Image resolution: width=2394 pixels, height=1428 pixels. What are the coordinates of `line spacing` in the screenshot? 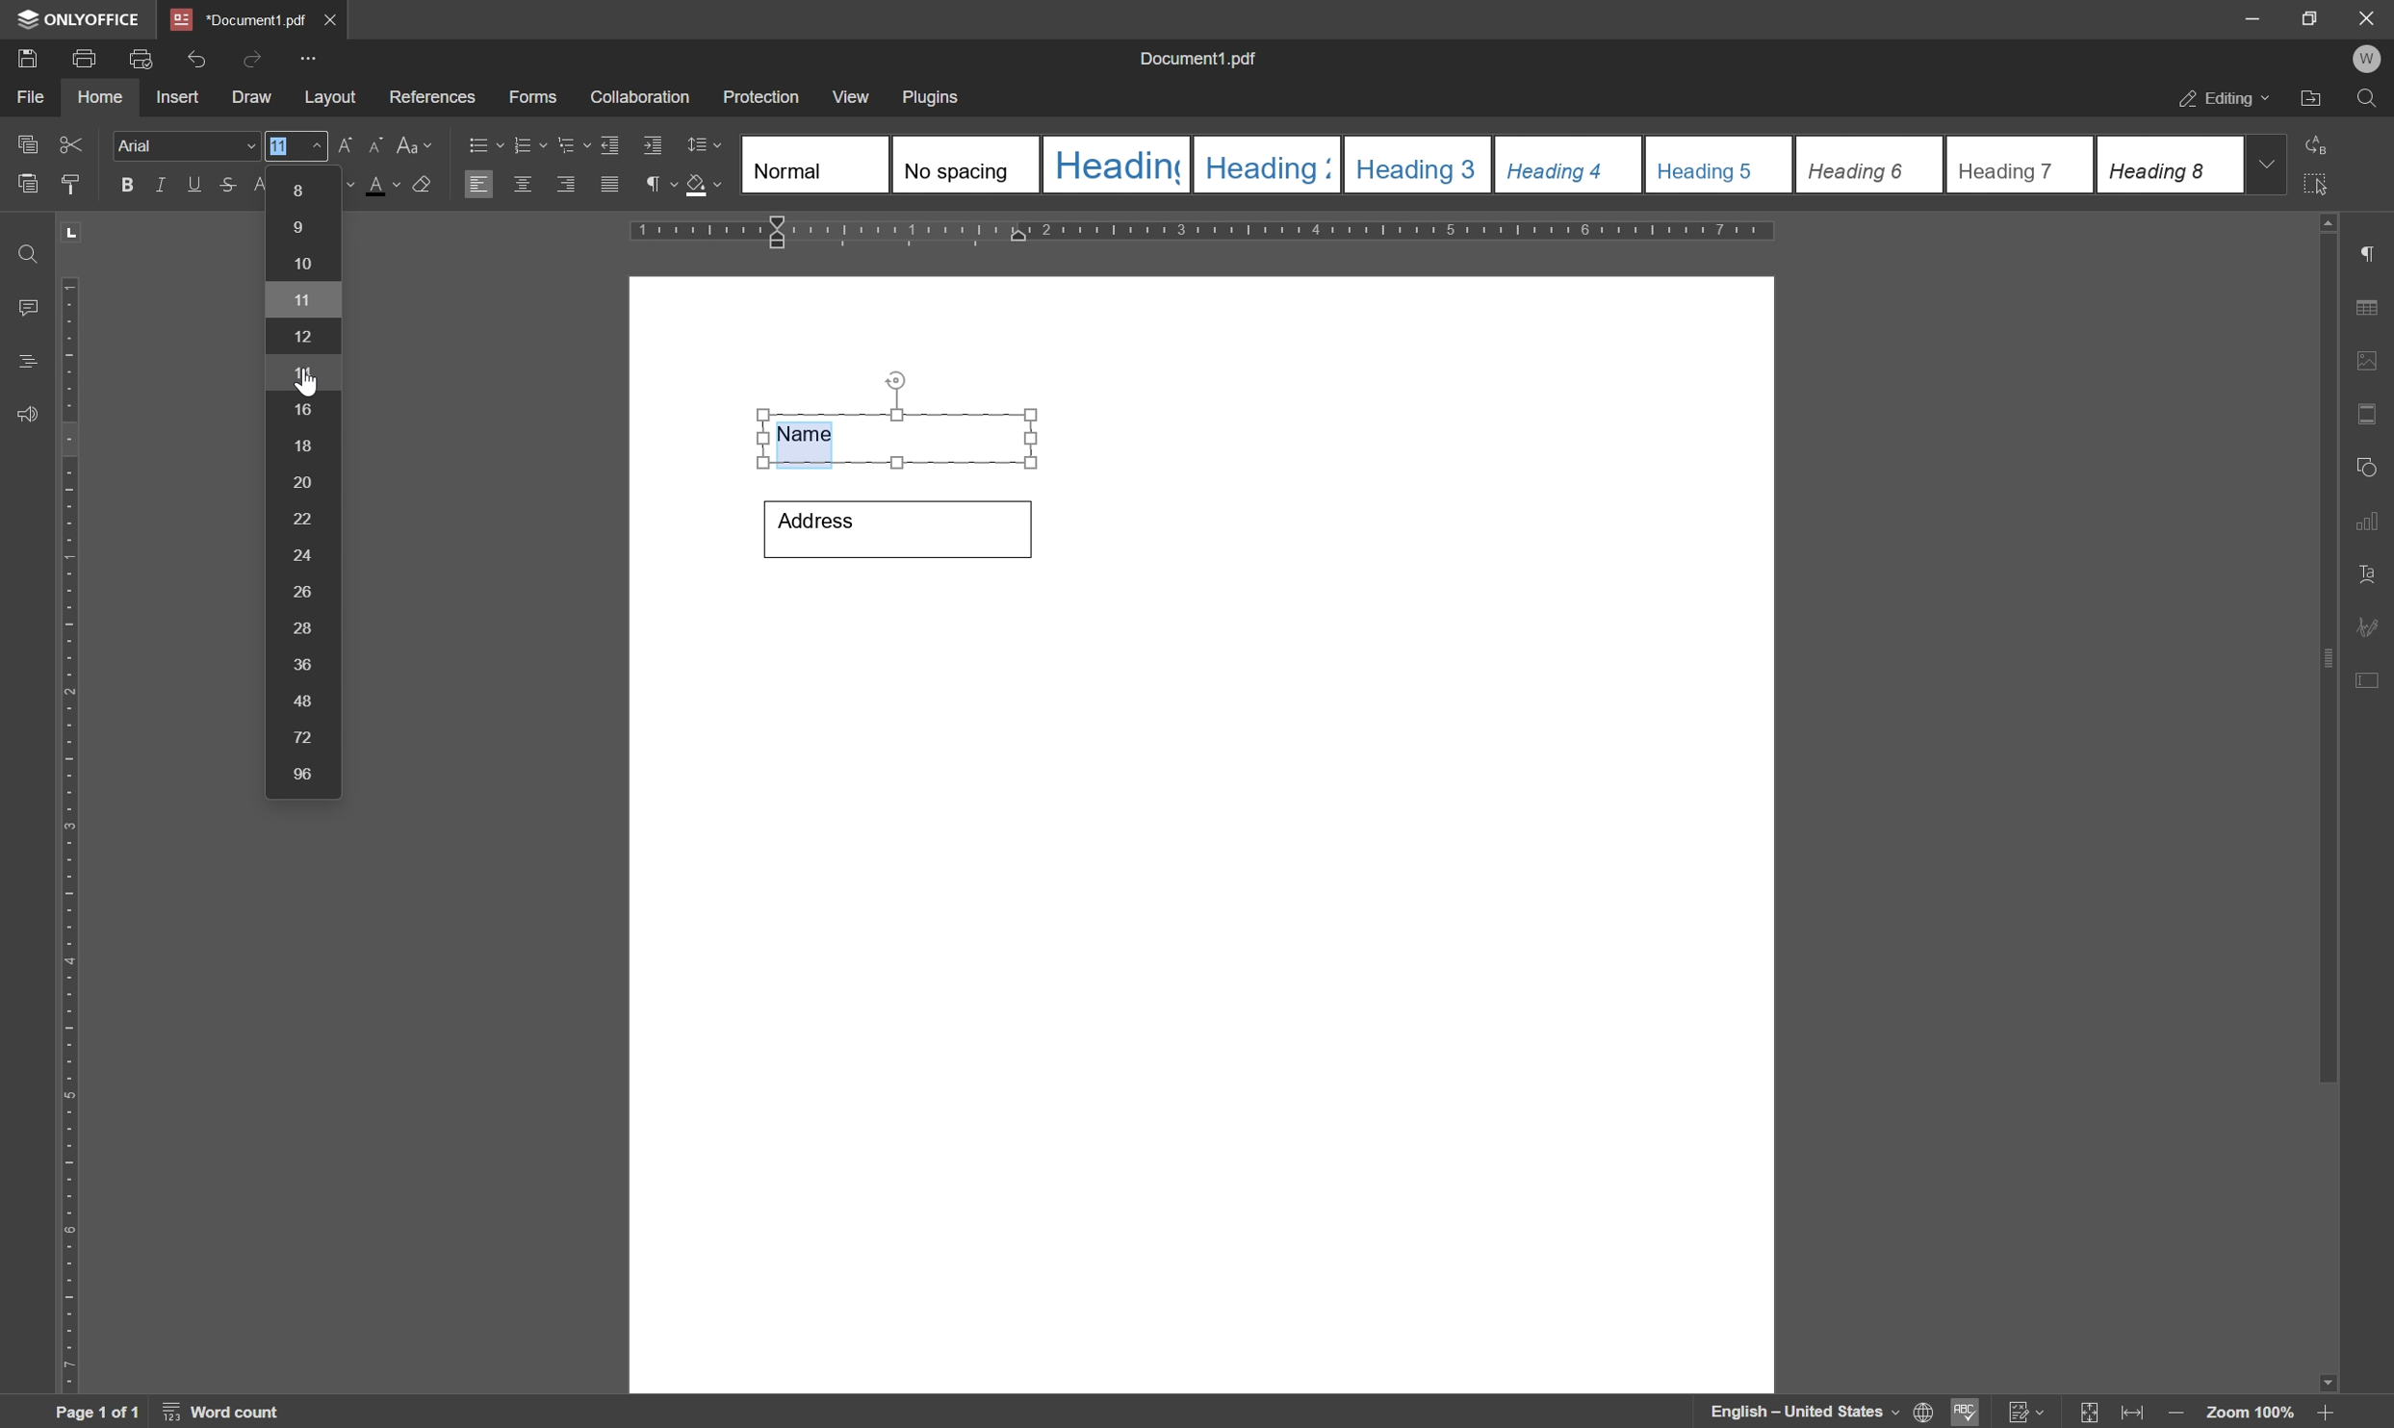 It's located at (704, 145).